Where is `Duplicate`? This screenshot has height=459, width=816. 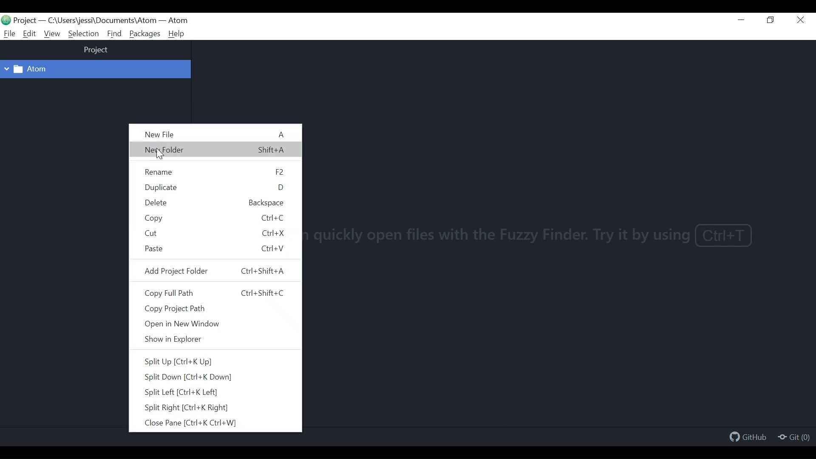 Duplicate is located at coordinates (161, 187).